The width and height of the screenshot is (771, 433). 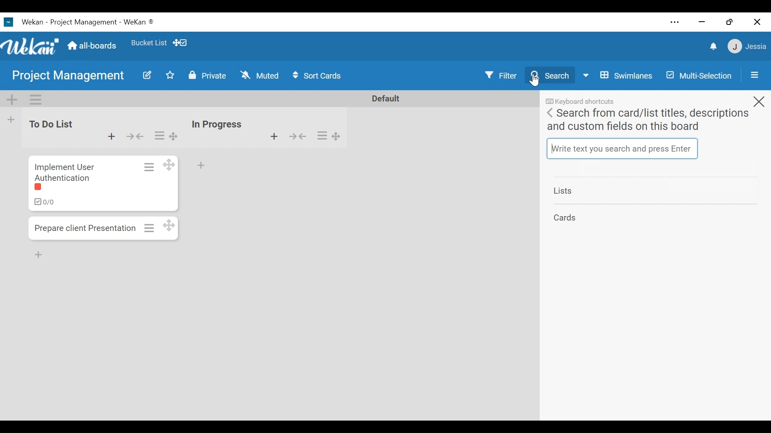 What do you see at coordinates (389, 98) in the screenshot?
I see `Default` at bounding box center [389, 98].